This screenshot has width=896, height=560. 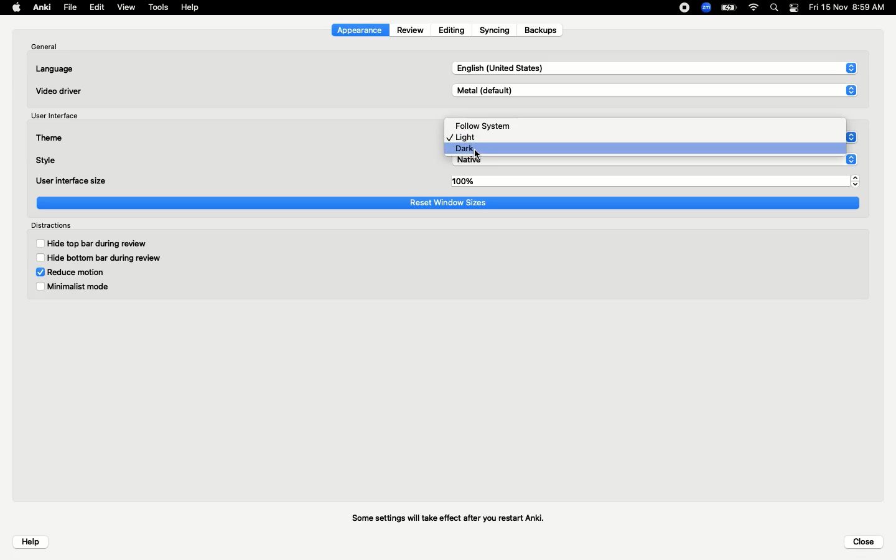 What do you see at coordinates (53, 225) in the screenshot?
I see `Distractions` at bounding box center [53, 225].